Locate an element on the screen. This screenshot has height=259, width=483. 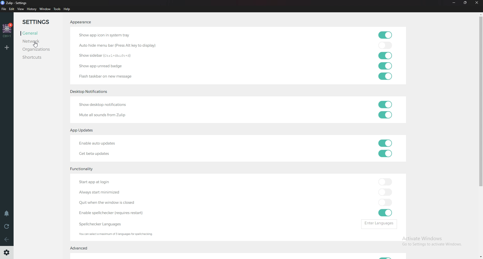
Advanced is located at coordinates (79, 248).